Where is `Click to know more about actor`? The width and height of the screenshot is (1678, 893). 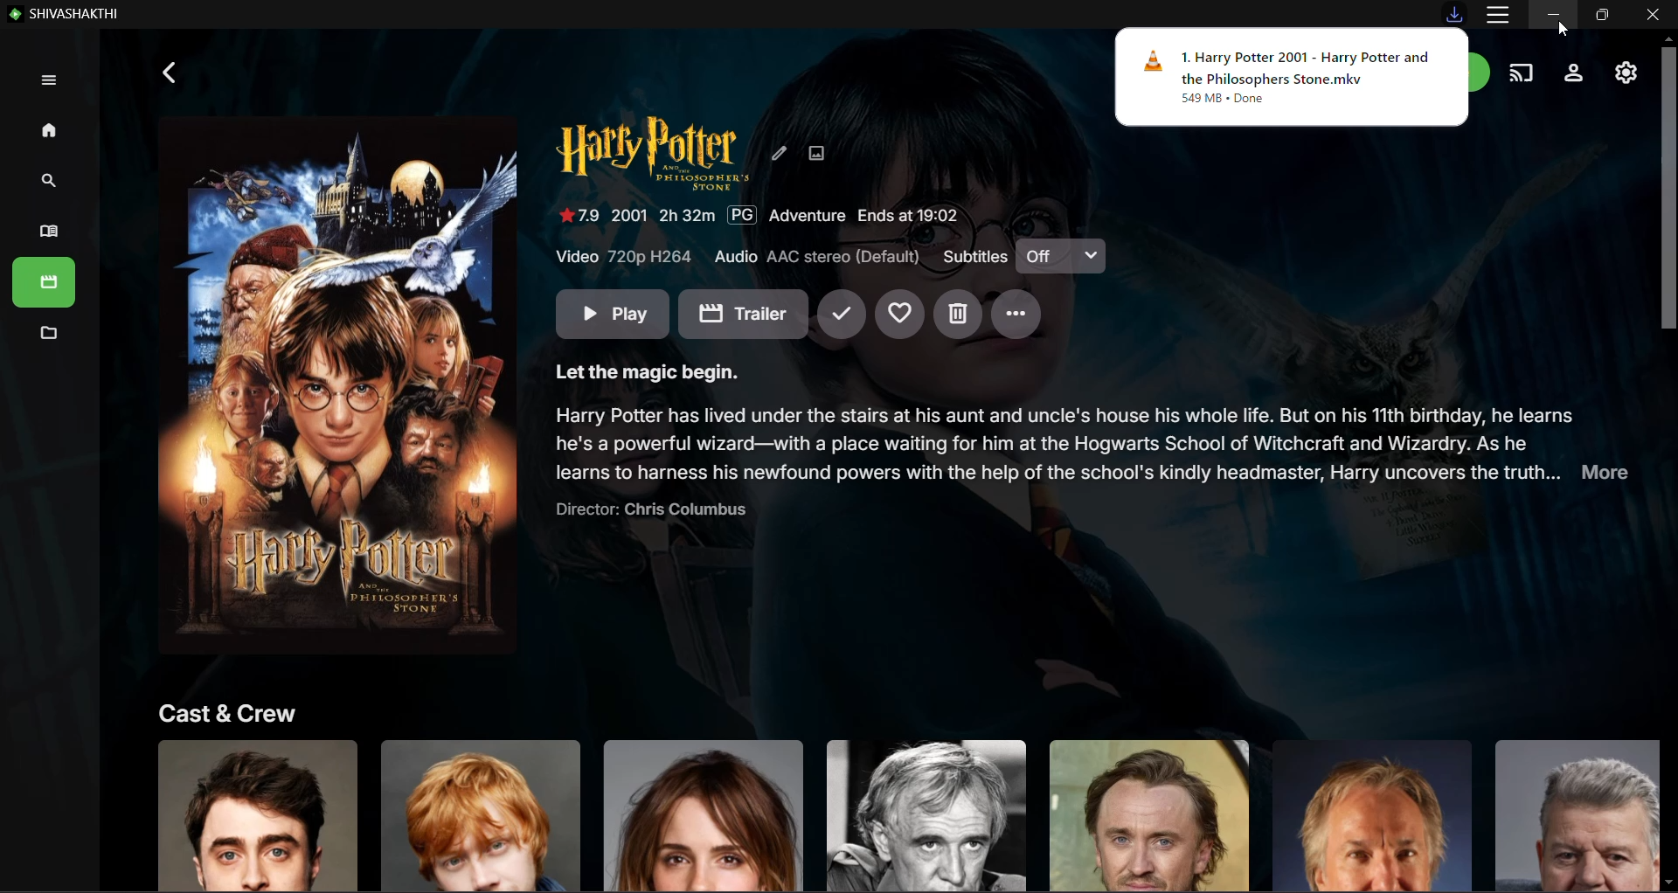
Click to know more about actor is located at coordinates (1148, 815).